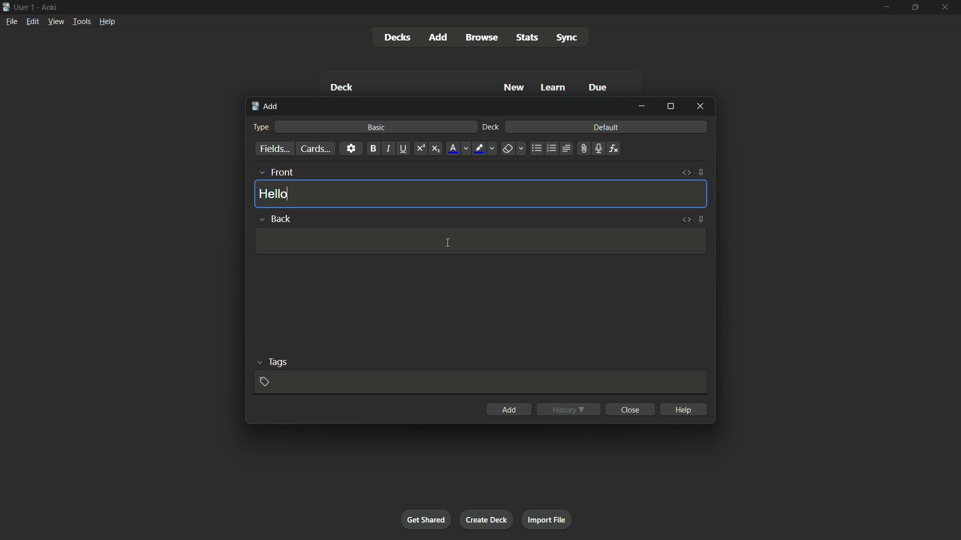 This screenshot has height=540, width=961. What do you see at coordinates (700, 220) in the screenshot?
I see `toggle sticky` at bounding box center [700, 220].